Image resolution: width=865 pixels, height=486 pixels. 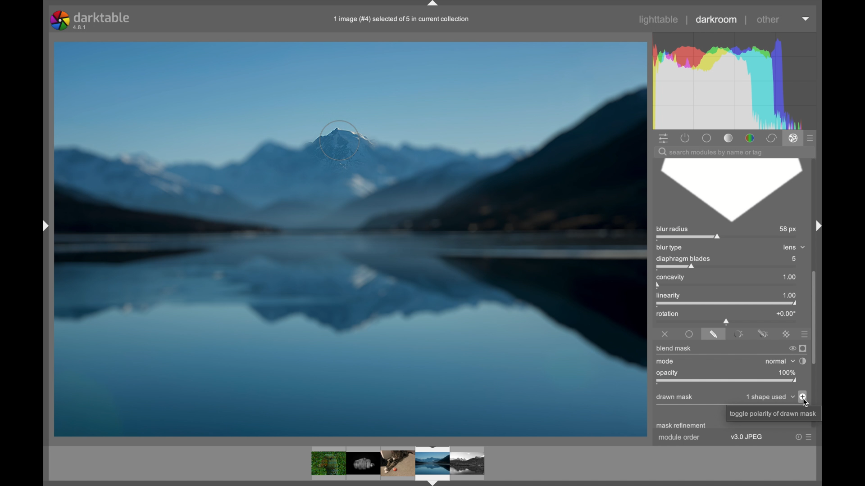 I want to click on blurred photo, so click(x=350, y=238).